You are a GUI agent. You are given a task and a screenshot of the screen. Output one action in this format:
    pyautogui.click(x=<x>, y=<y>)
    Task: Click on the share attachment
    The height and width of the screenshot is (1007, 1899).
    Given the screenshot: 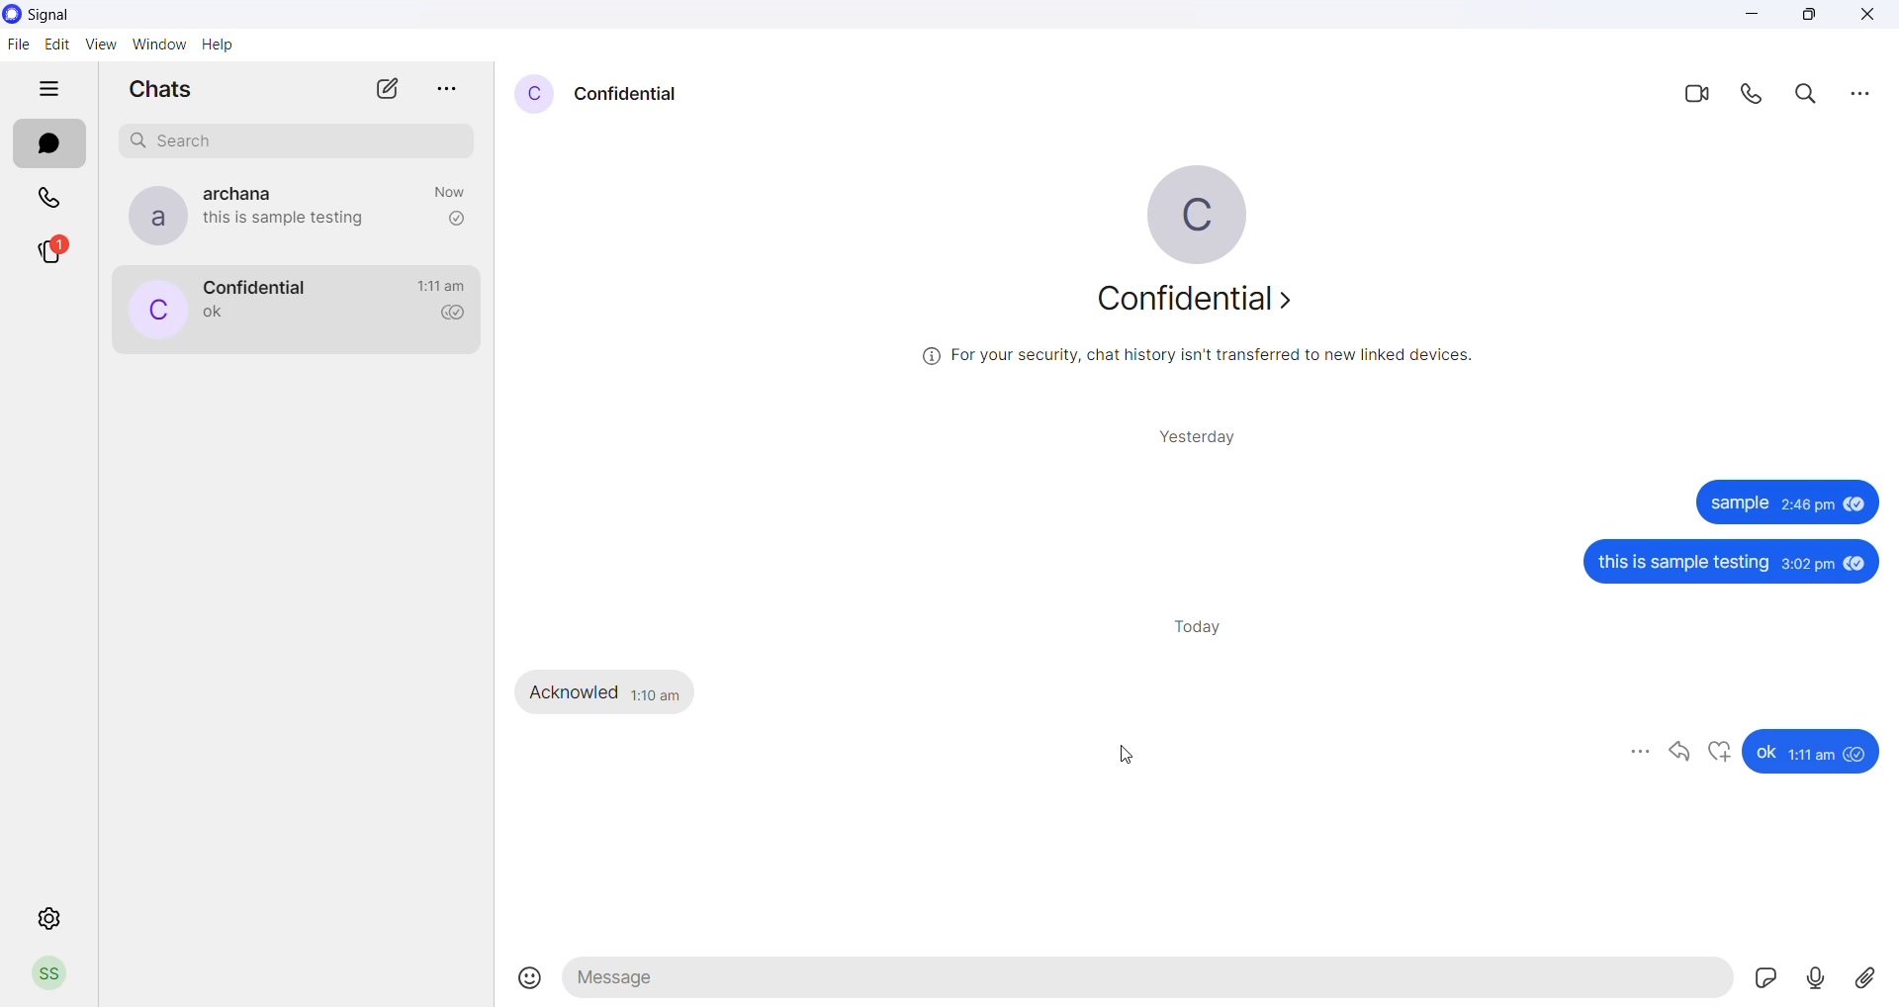 What is the action you would take?
    pyautogui.click(x=1873, y=977)
    